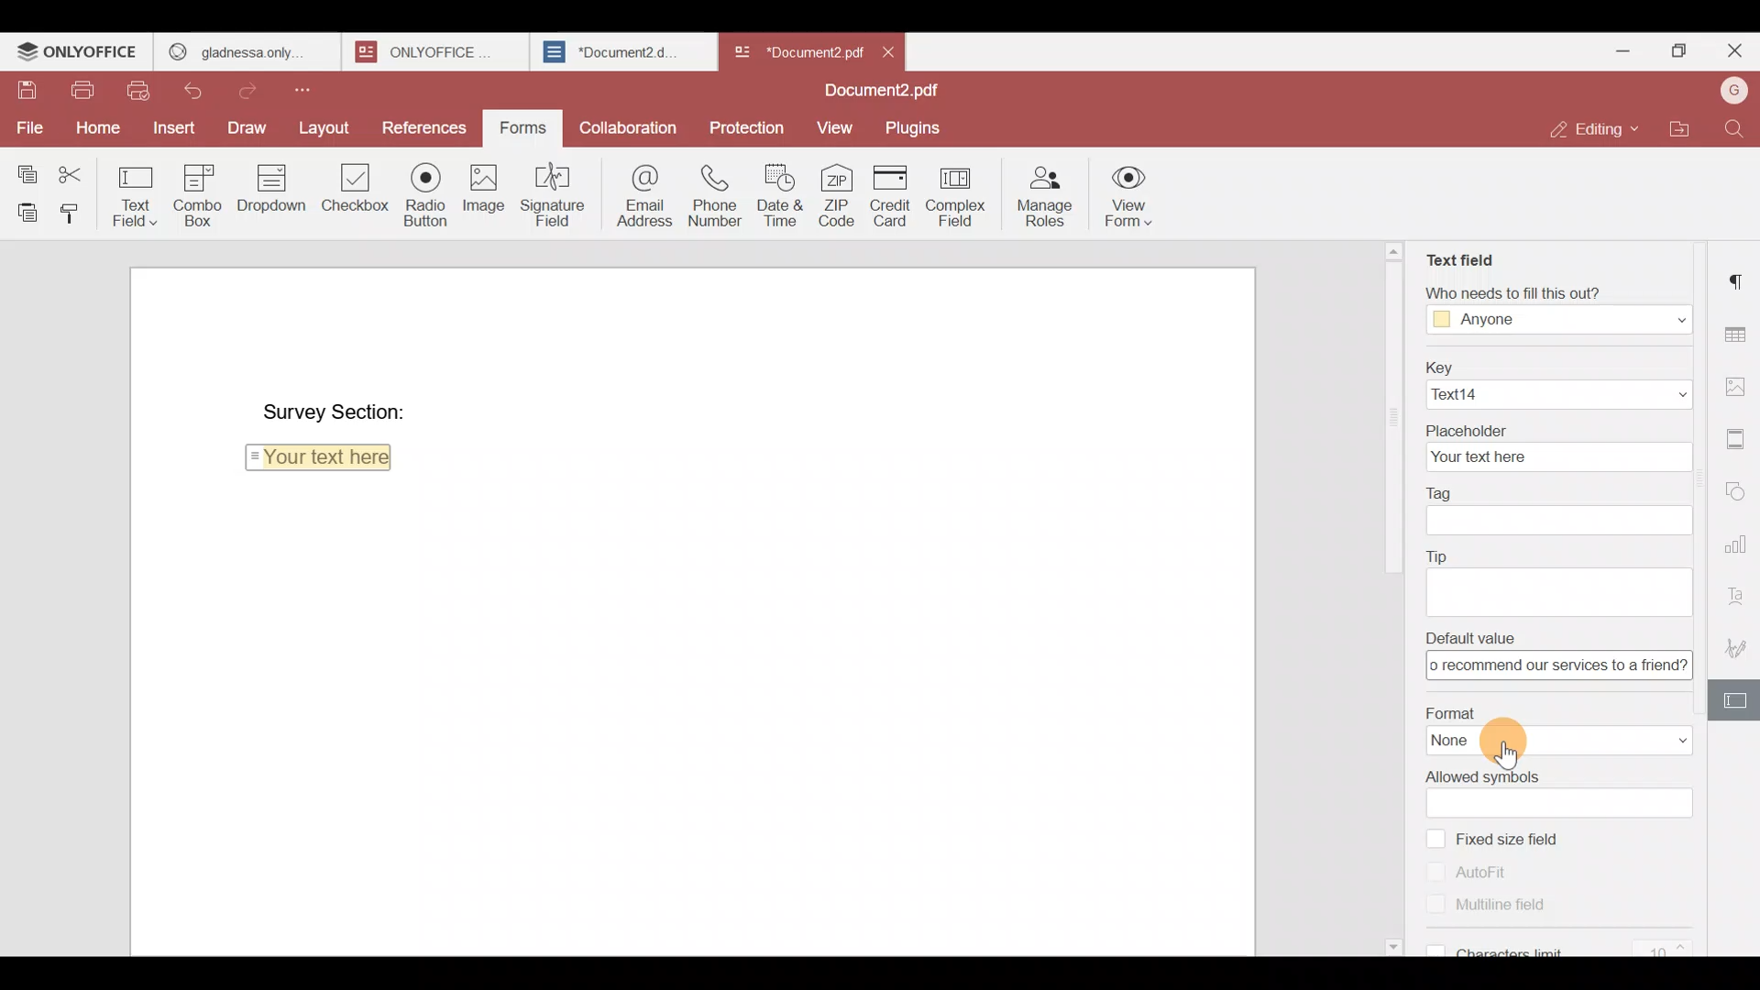 This screenshot has width=1760, height=990. Describe the element at coordinates (27, 166) in the screenshot. I see `Copy` at that location.